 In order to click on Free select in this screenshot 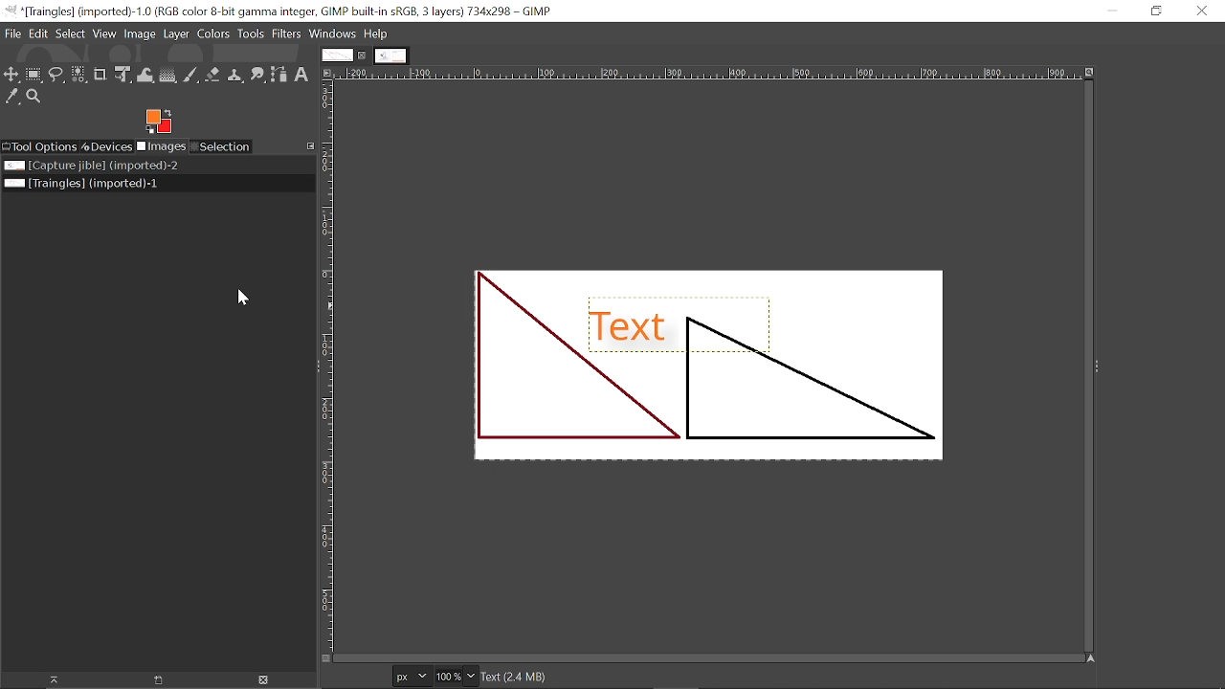, I will do `click(57, 74)`.